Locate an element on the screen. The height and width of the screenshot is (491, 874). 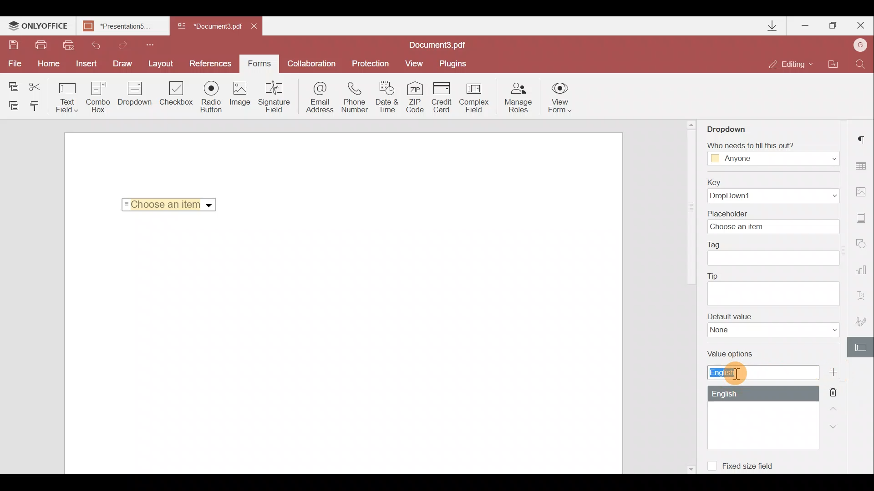
Text field is located at coordinates (67, 97).